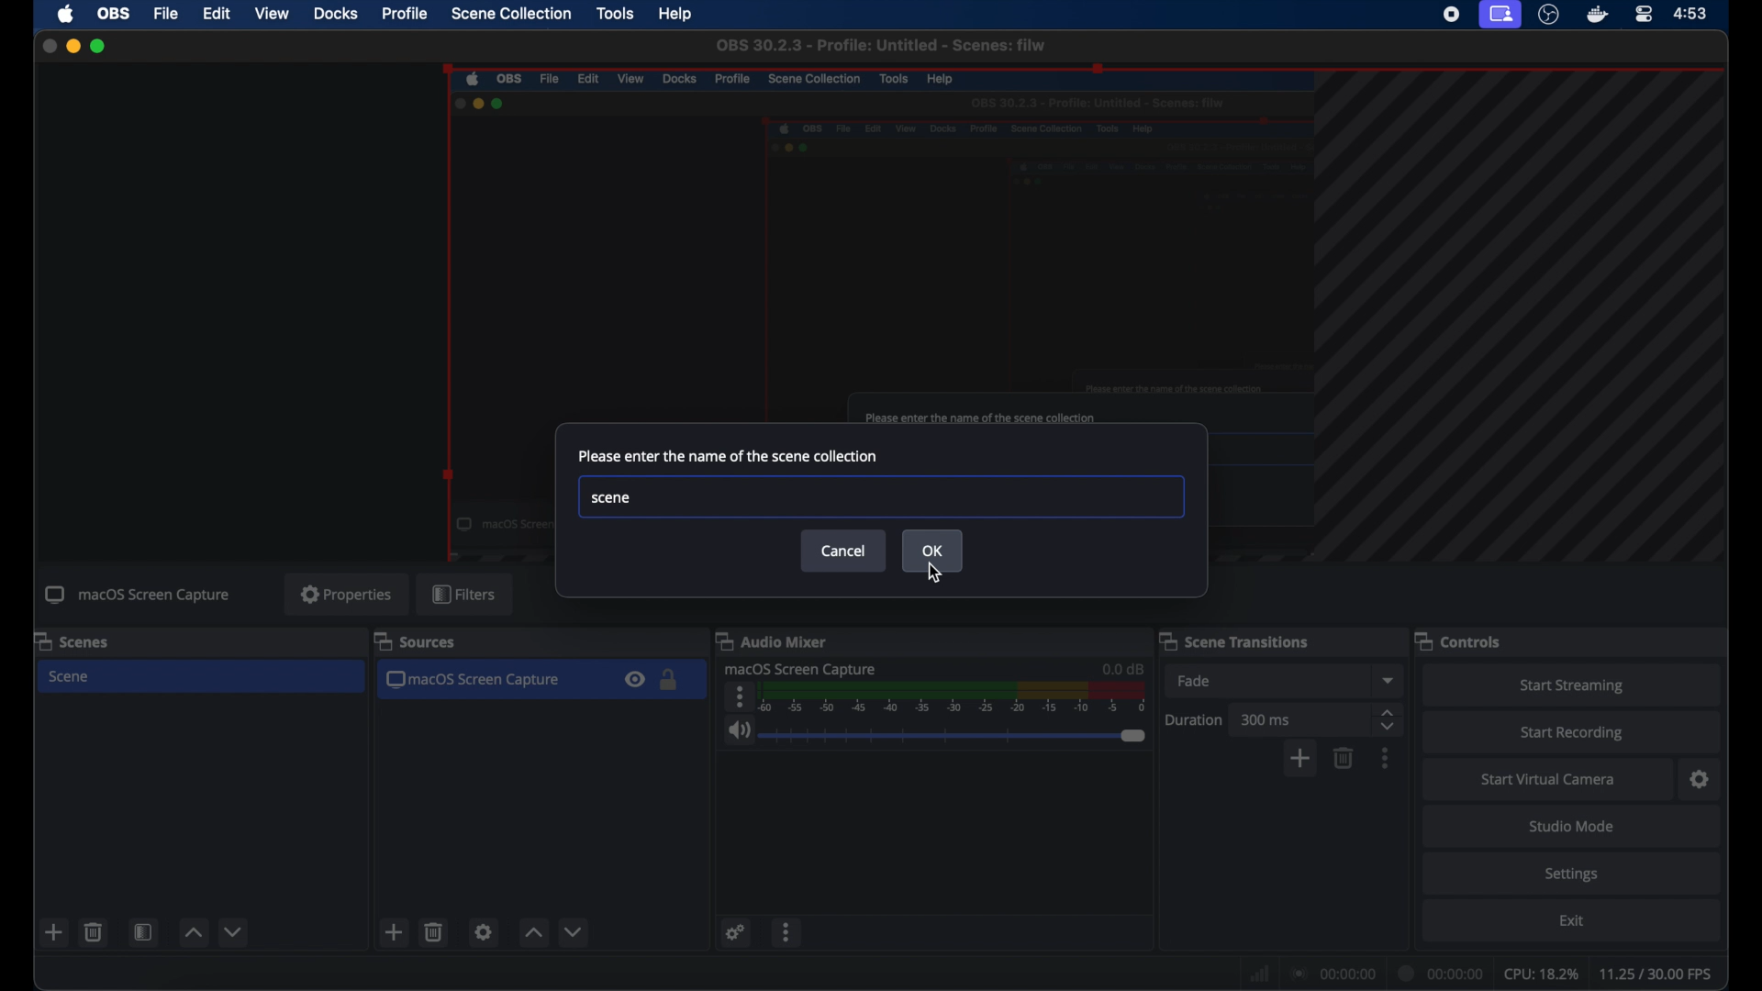 The width and height of the screenshot is (1762, 991). Describe the element at coordinates (1194, 718) in the screenshot. I see `duration` at that location.